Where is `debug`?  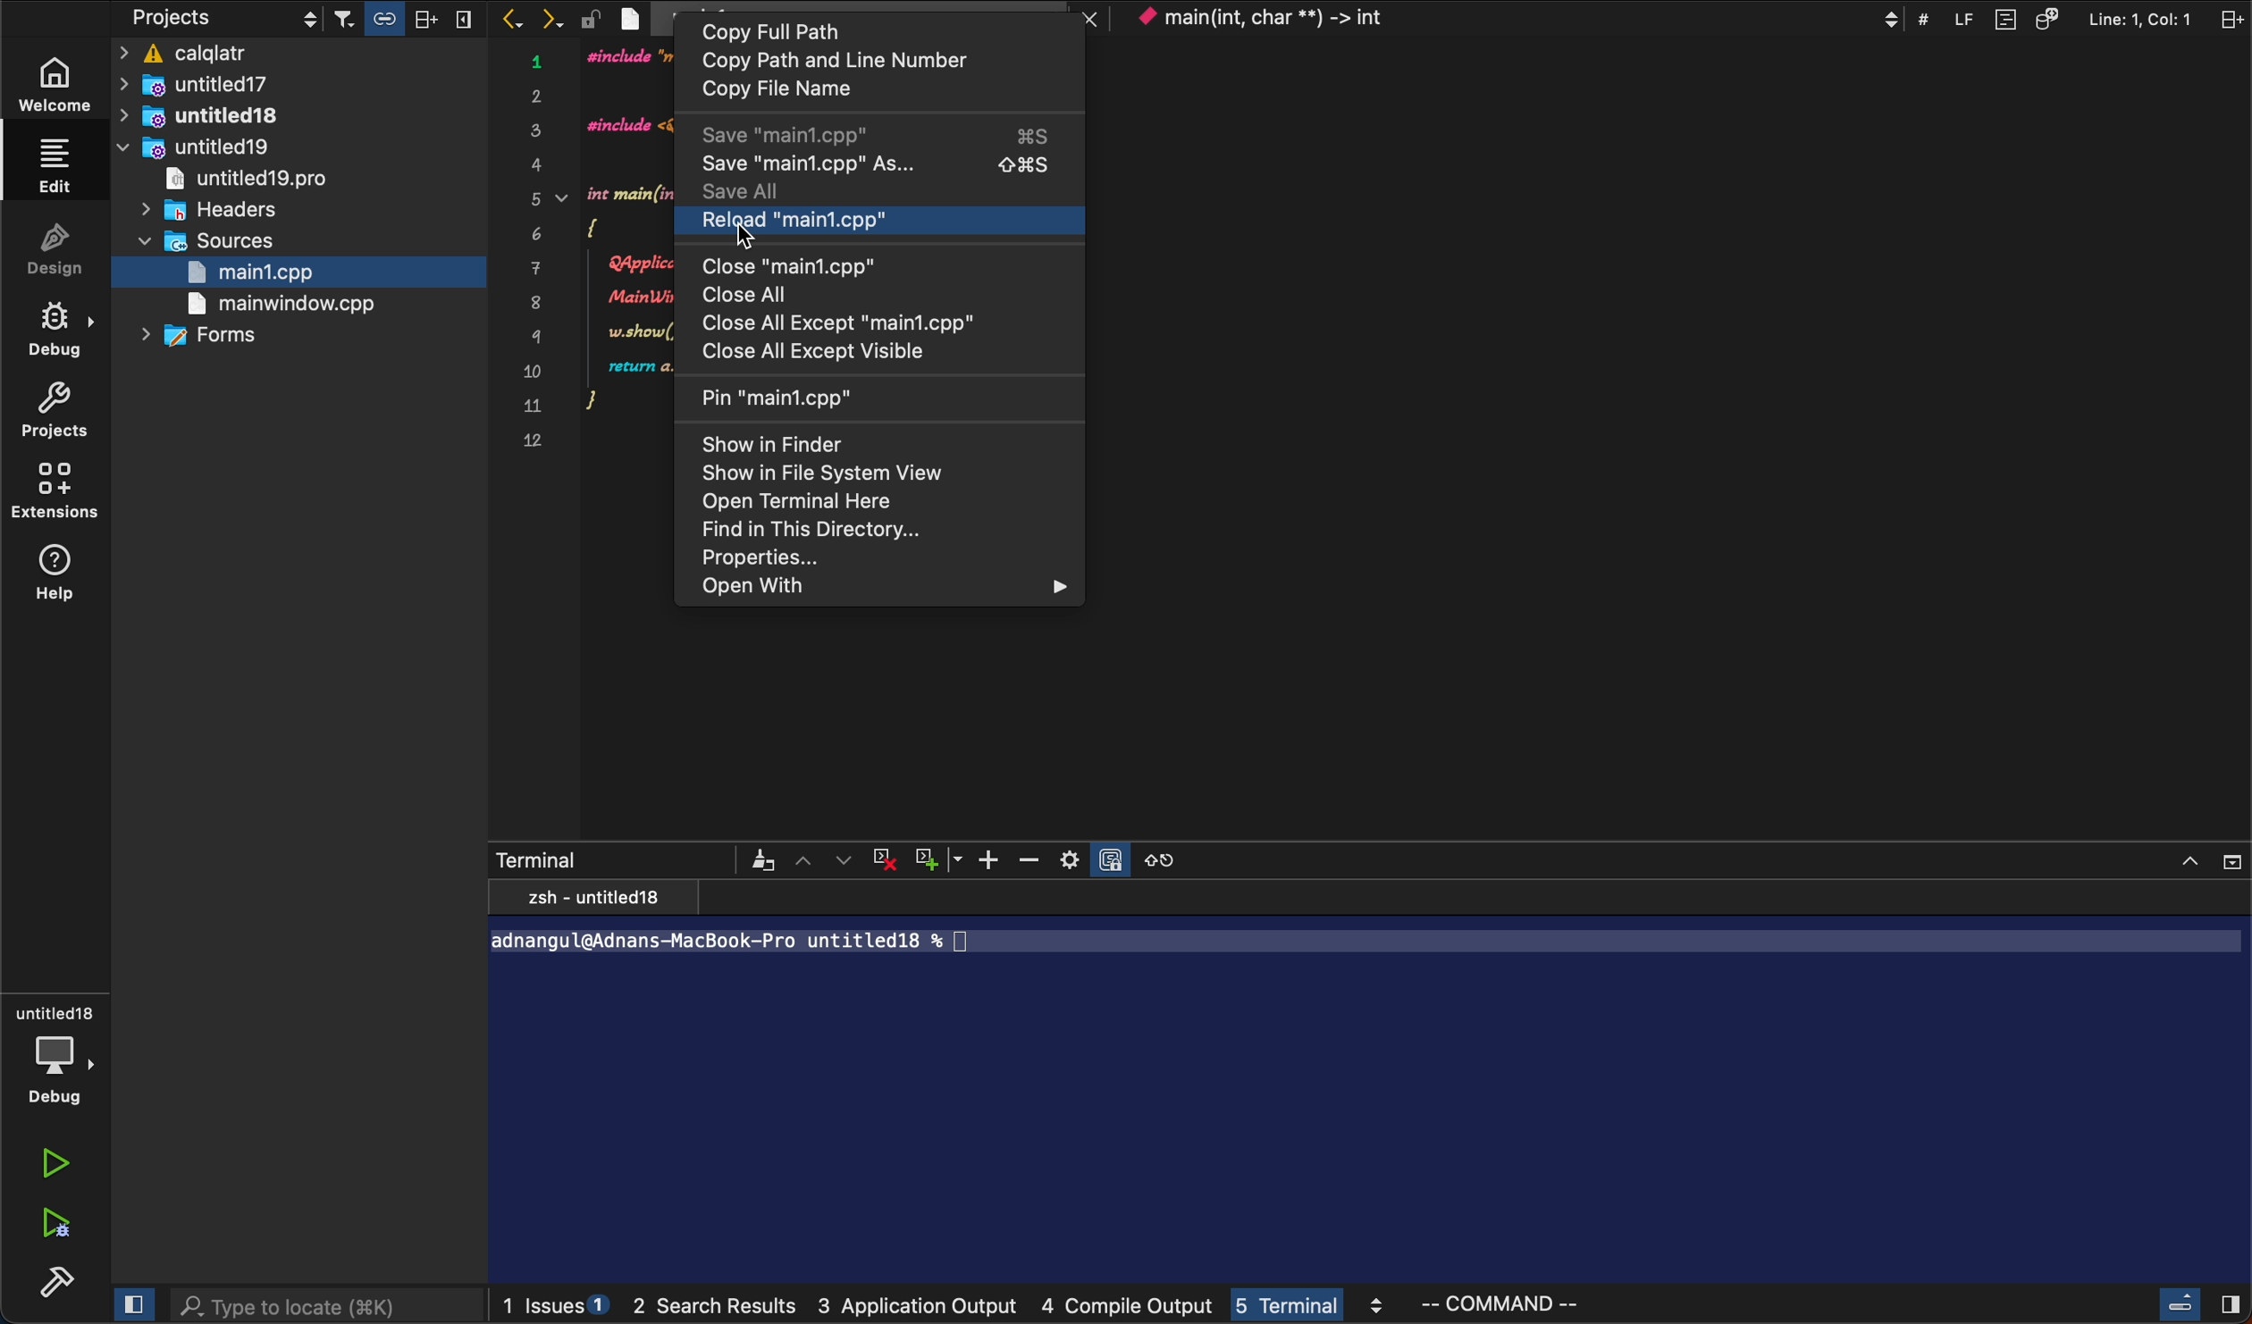
debug is located at coordinates (54, 1051).